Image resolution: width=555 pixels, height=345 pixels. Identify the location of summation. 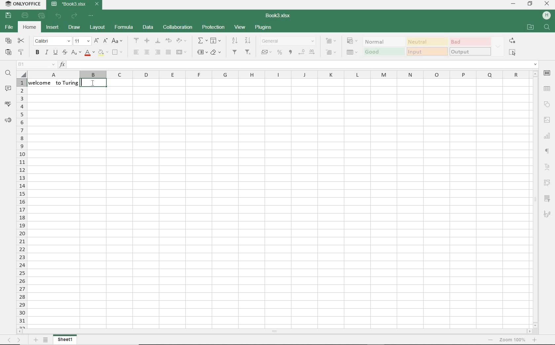
(202, 41).